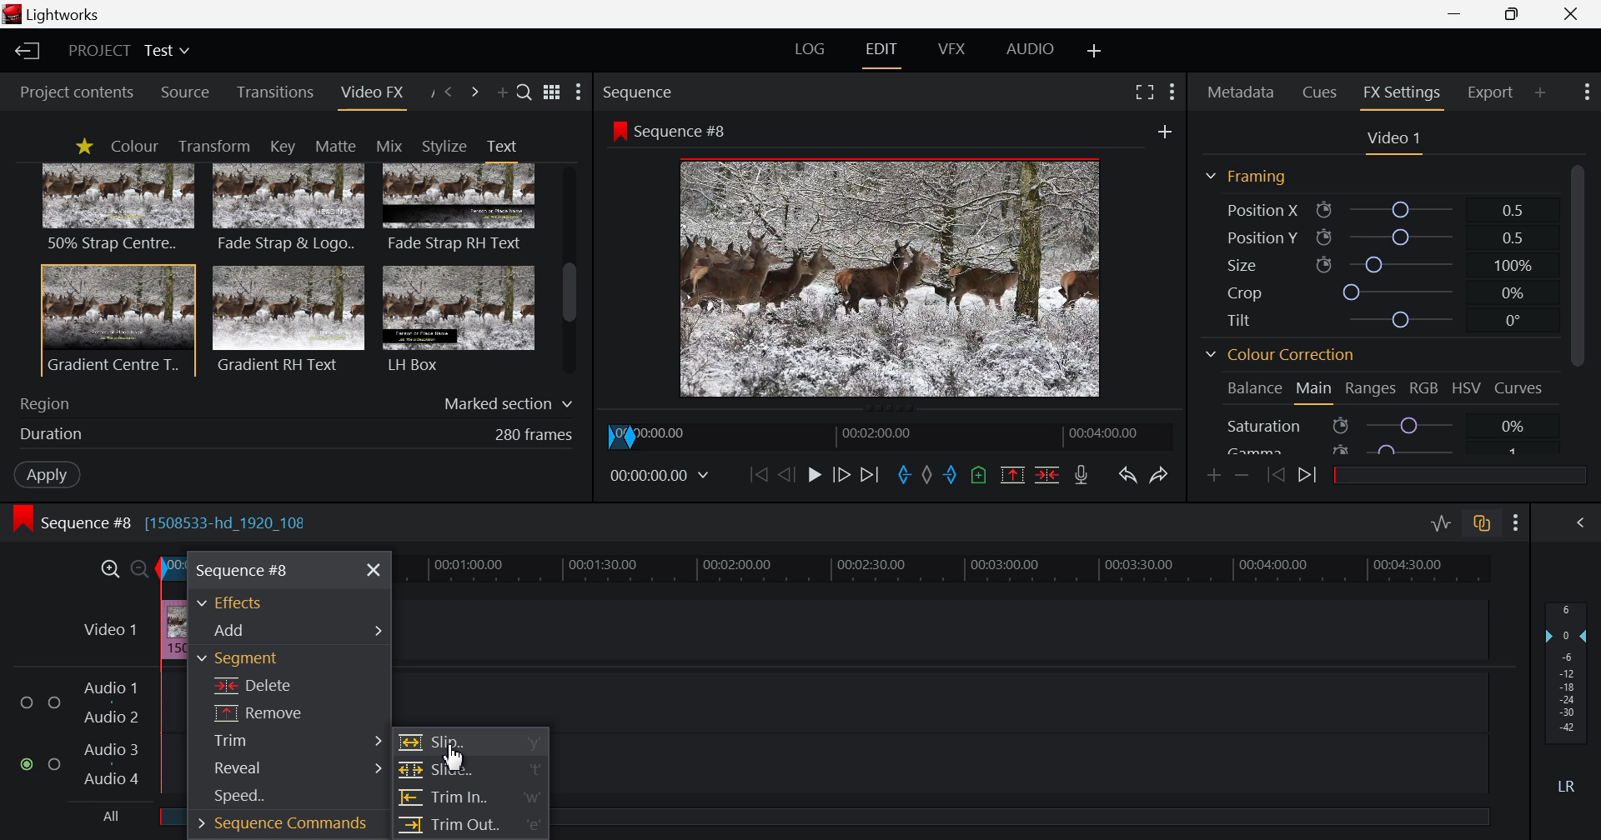  I want to click on Trim In, so click(471, 798).